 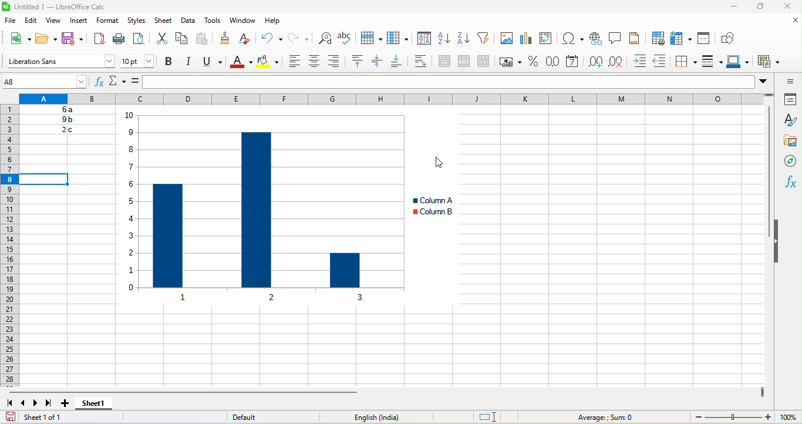 I want to click on italic, so click(x=188, y=63).